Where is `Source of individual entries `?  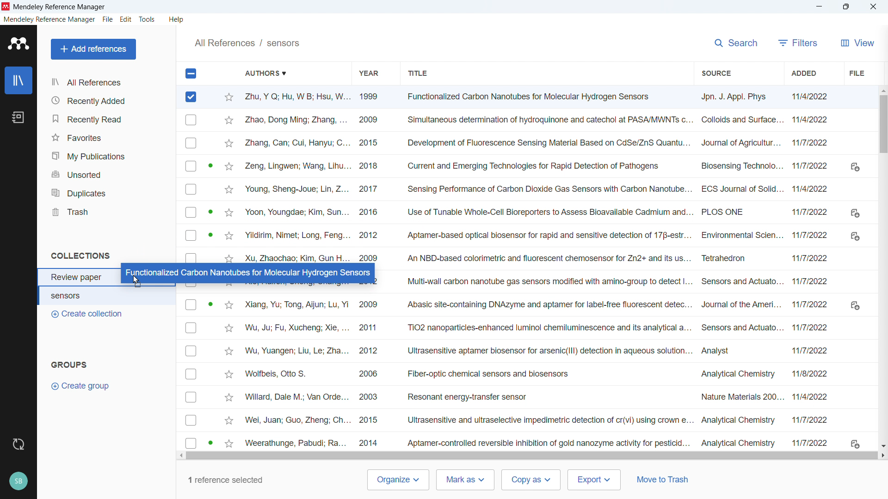
Source of individual entries  is located at coordinates (740, 270).